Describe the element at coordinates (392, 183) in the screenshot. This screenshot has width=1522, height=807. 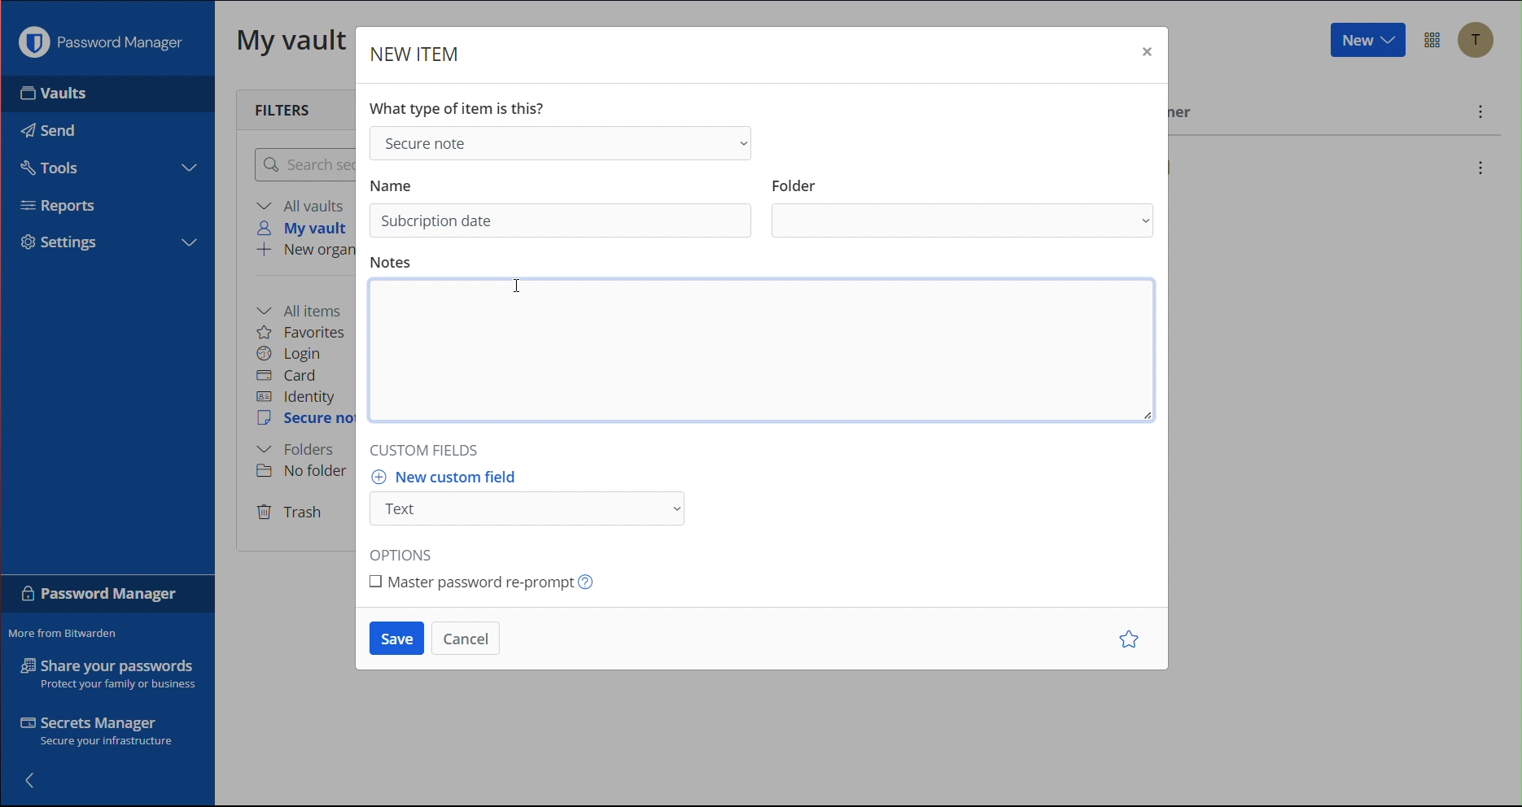
I see `Name` at that location.